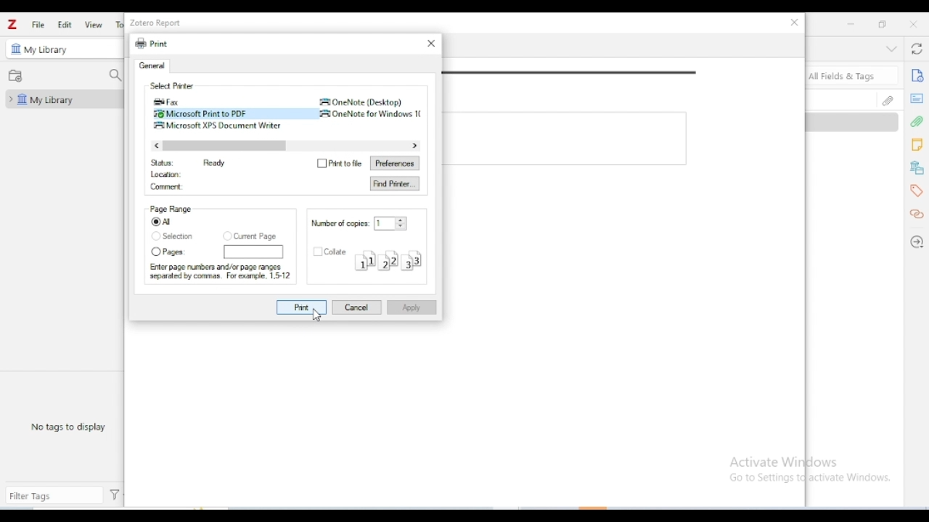 The height and width of the screenshot is (522, 929). I want to click on collate structure, so click(388, 261).